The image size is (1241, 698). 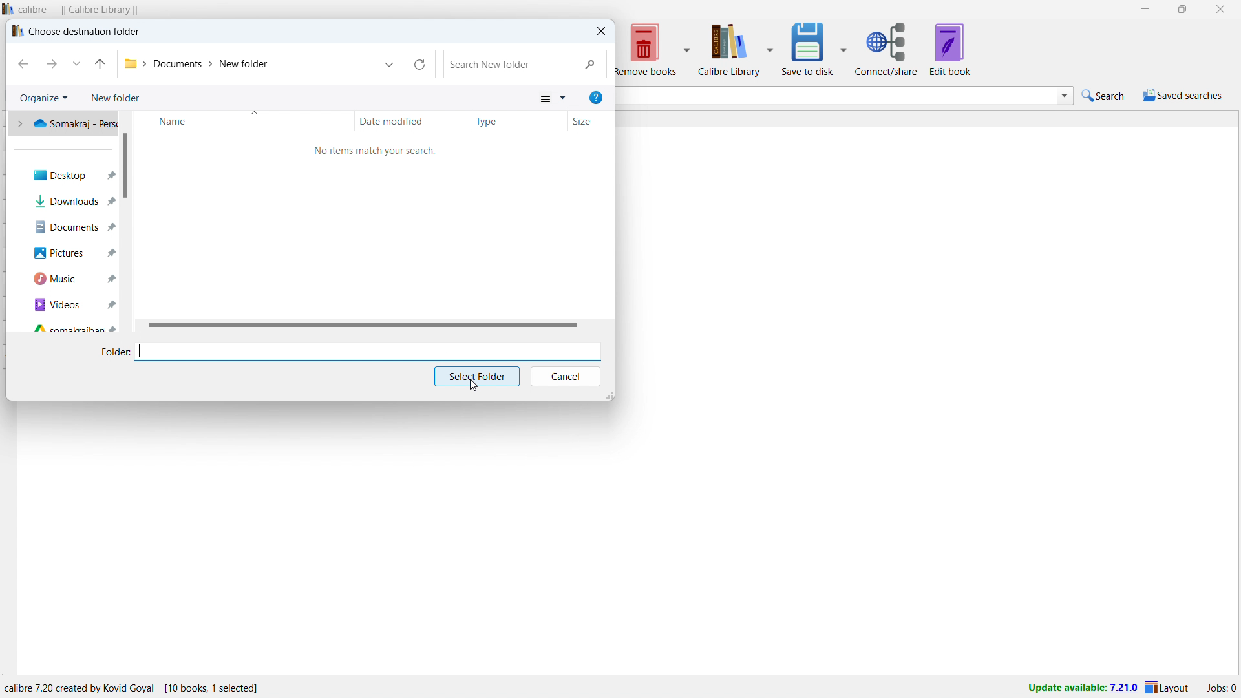 What do you see at coordinates (525, 64) in the screenshot?
I see `search in folder` at bounding box center [525, 64].